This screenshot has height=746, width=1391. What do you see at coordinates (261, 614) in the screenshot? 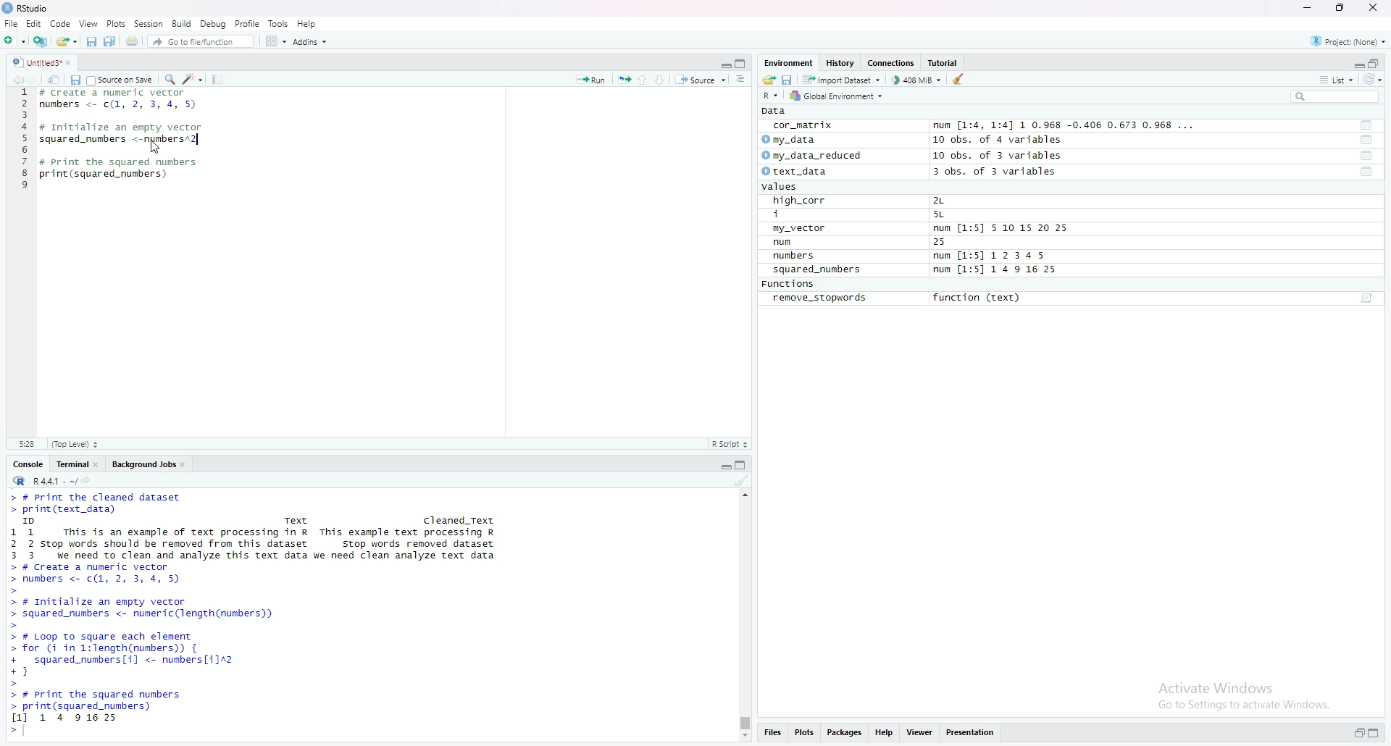
I see `> # print the cleaned dataset> print(text_data)™ Text Cleaned_Text11 This is an example of text processing in R This example text processing R2 2 stop words should be removed from this dataset stop words removed dataset3 3 ve need to clean and analyze this text data We need clean analyze text data> # Create a numeric vector> numbers <- c(1, 2, 3, 4, 5)> # Initialize an empty vector> squared_numbers <- numer ic(length(numbers))> # Loop To square each element> for (i in 1:length(numbers)) {+ squared_numbers[i] <- nunbers[i12+}> # print the squared numbers> print(squared_numbers)1] 1 4 9 16 25 >` at bounding box center [261, 614].